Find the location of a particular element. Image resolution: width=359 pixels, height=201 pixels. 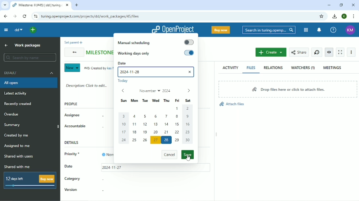

November 2024 is located at coordinates (156, 91).